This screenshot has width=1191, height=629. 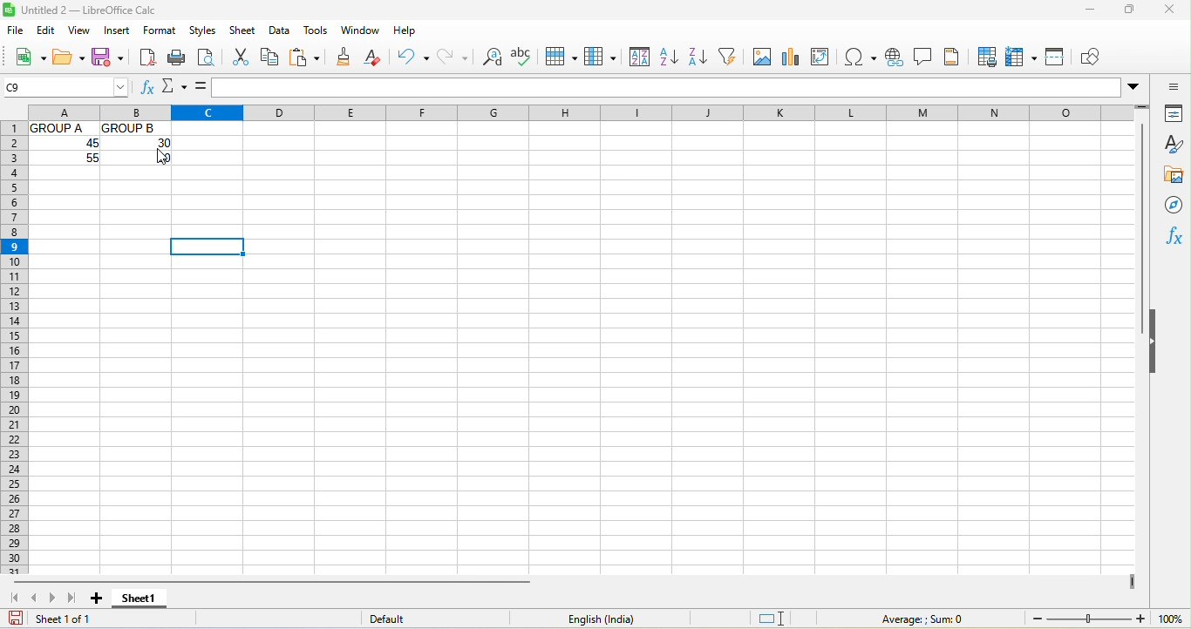 I want to click on Untitled 2-- LibreOffice Calc, so click(x=110, y=10).